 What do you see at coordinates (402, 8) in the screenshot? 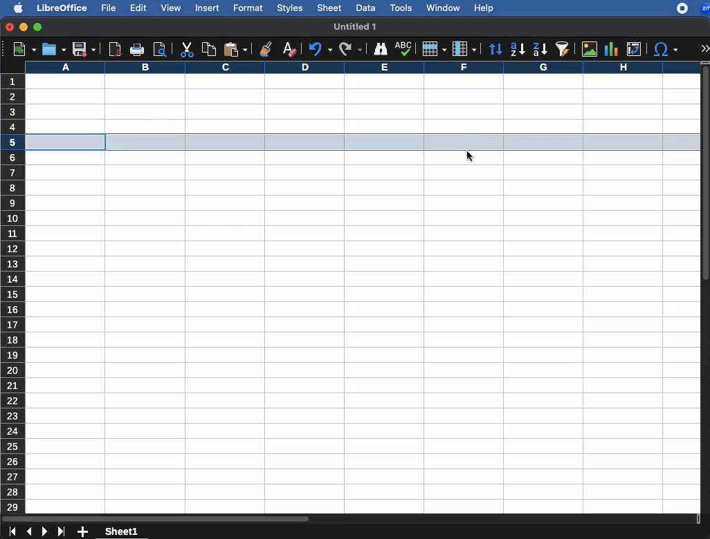
I see `tools` at bounding box center [402, 8].